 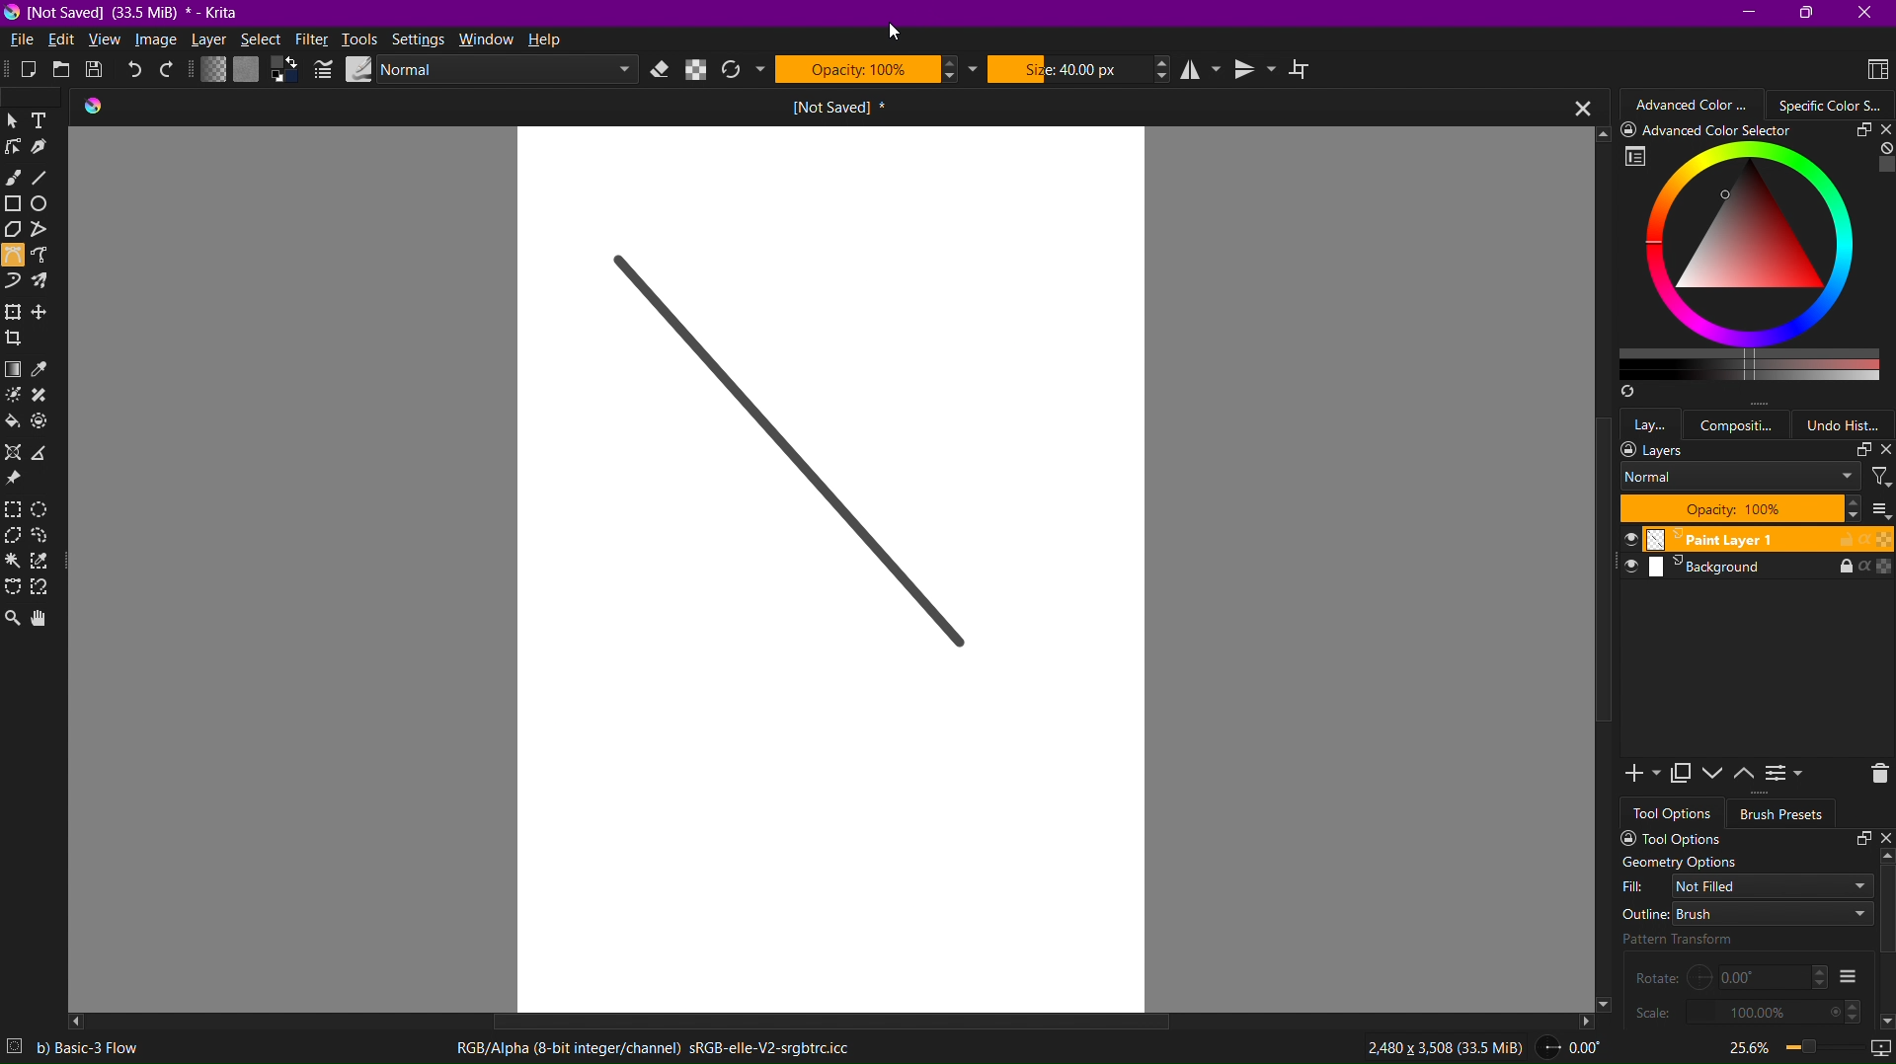 What do you see at coordinates (17, 510) in the screenshot?
I see `Rectangular Selection Tool` at bounding box center [17, 510].